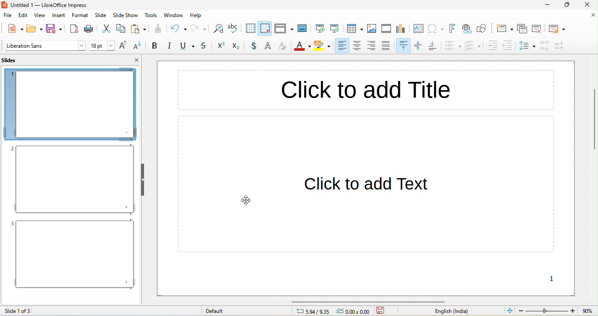 The width and height of the screenshot is (598, 316). I want to click on click to save the document, so click(381, 312).